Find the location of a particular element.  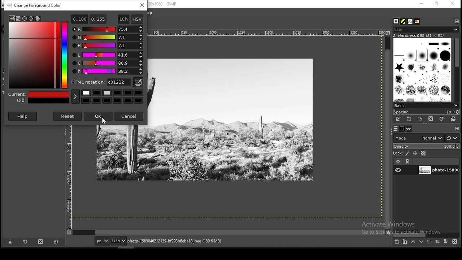

help is located at coordinates (23, 116).